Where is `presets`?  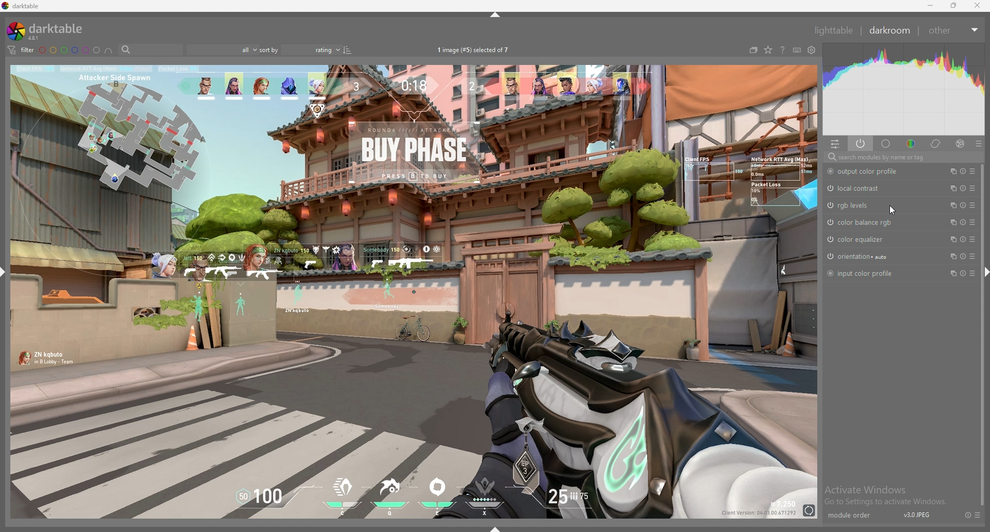 presets is located at coordinates (972, 240).